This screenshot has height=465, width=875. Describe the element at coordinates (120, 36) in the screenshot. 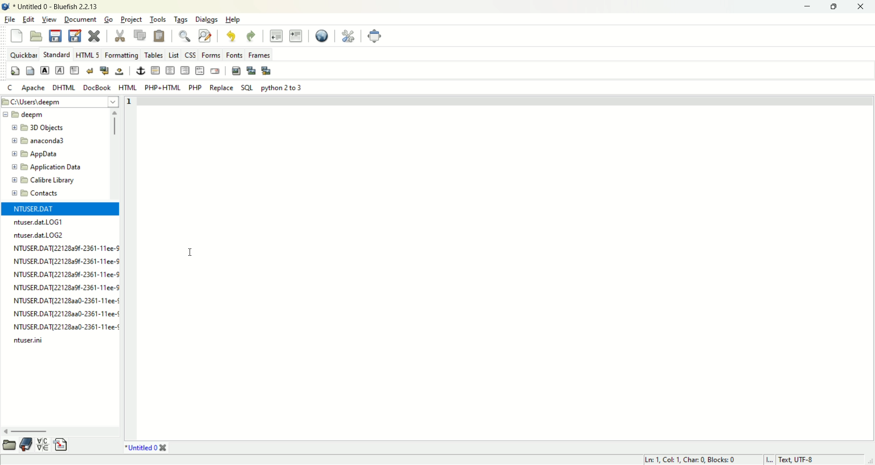

I see `cut` at that location.